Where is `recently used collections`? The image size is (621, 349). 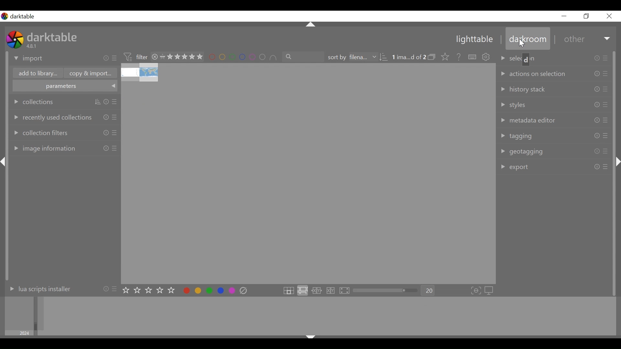 recently used collections is located at coordinates (52, 117).